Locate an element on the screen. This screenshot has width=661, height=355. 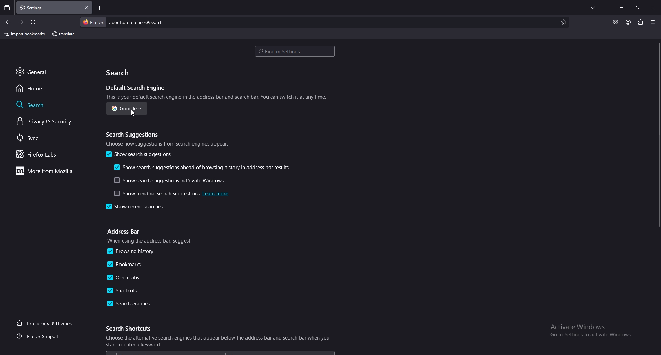
show recent searches is located at coordinates (142, 207).